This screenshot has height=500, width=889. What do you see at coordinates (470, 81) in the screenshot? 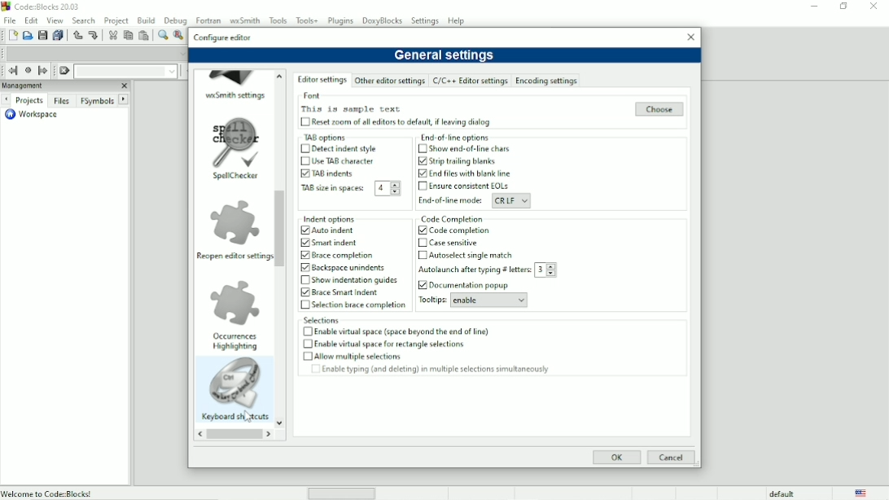
I see `C/C++ Editor Settings` at bounding box center [470, 81].